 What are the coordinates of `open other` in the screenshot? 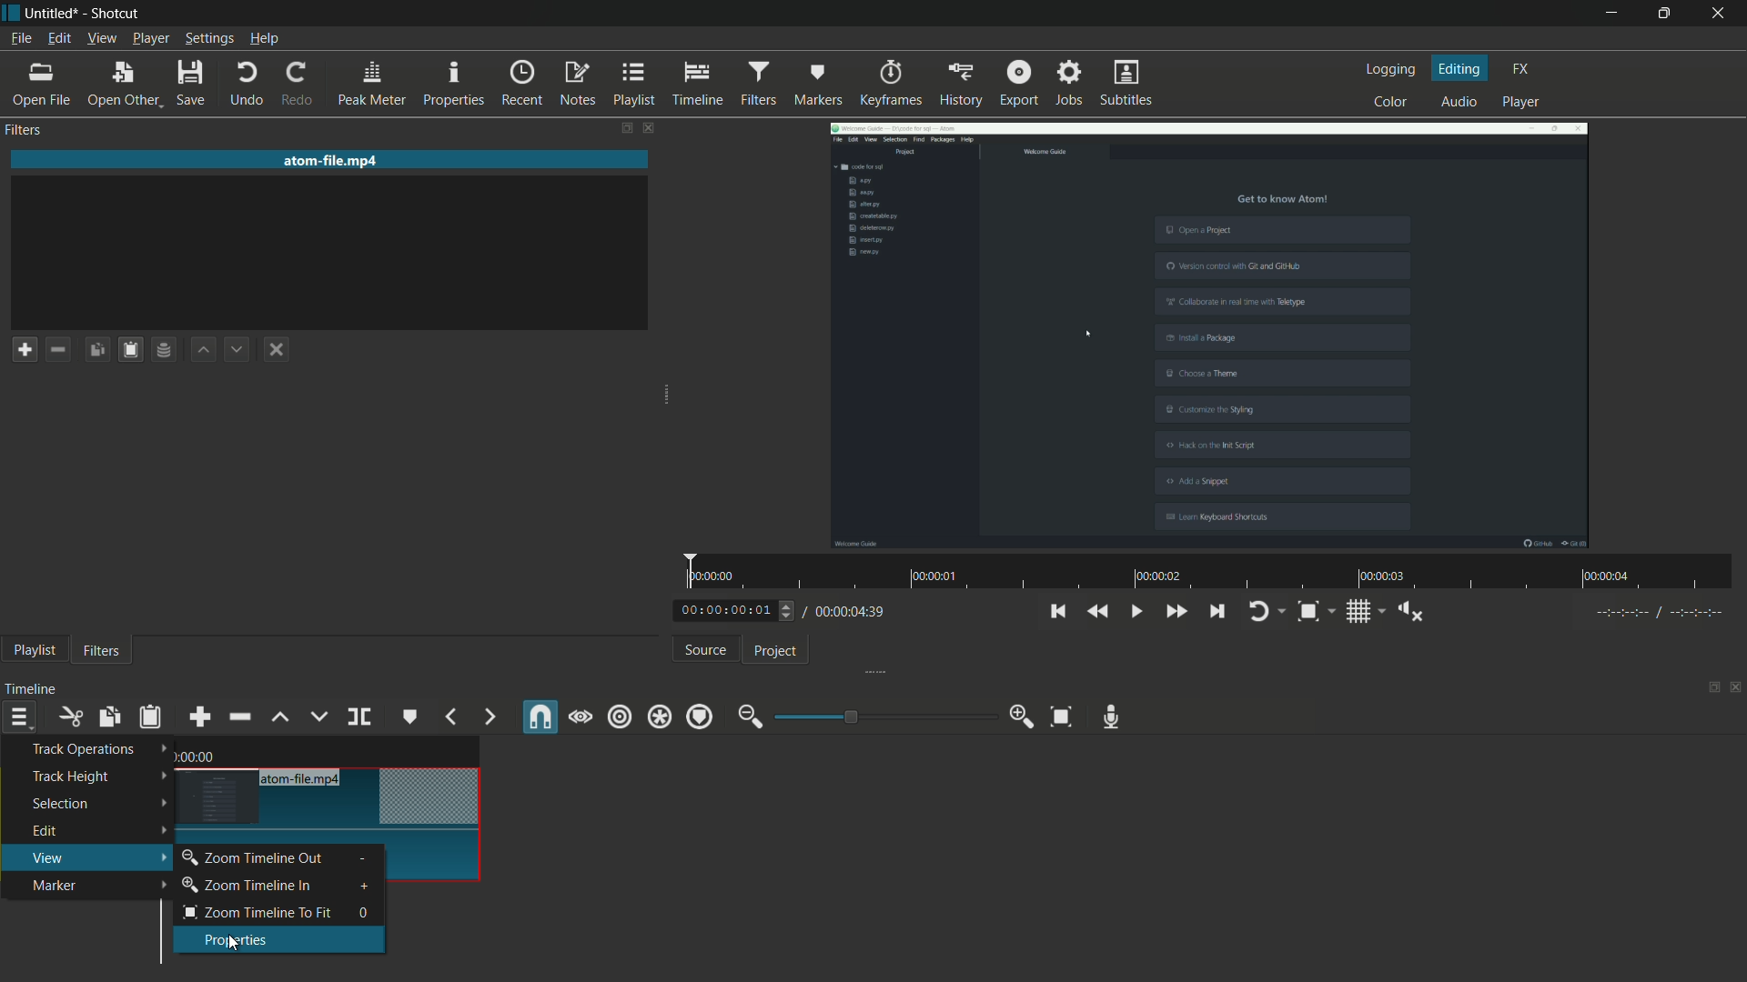 It's located at (121, 85).